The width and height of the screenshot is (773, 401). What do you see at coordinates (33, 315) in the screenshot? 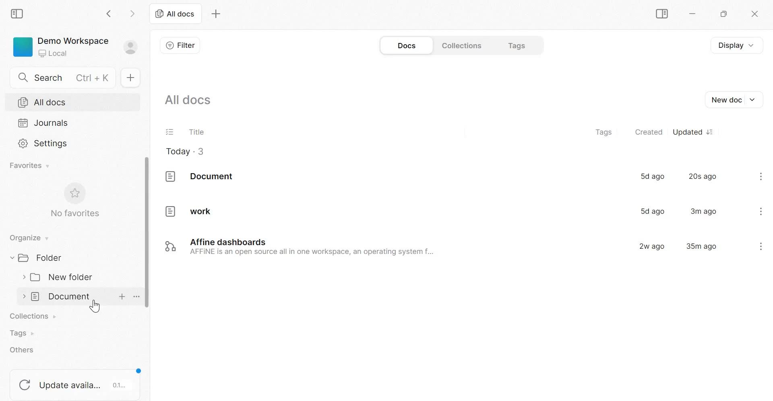
I see `collections` at bounding box center [33, 315].